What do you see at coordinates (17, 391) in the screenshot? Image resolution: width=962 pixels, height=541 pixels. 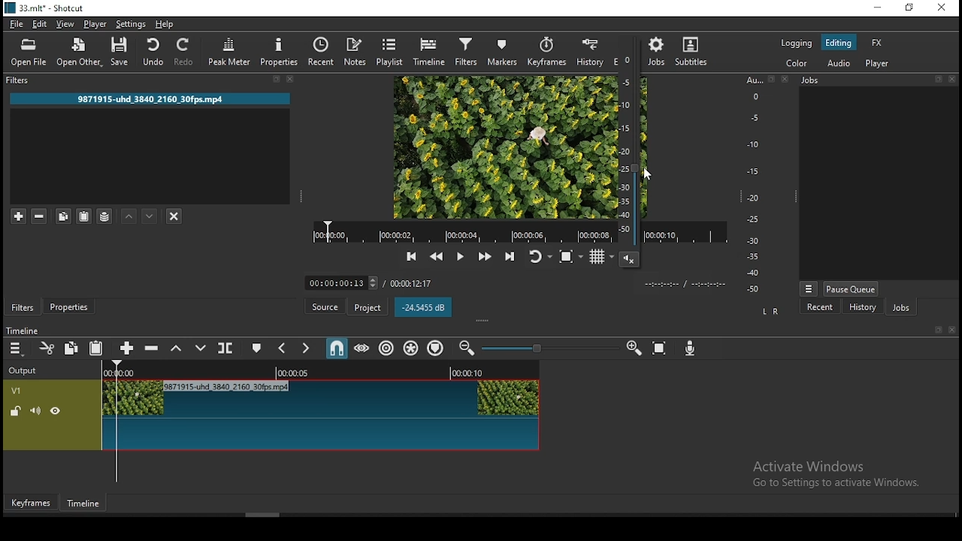 I see `V1` at bounding box center [17, 391].